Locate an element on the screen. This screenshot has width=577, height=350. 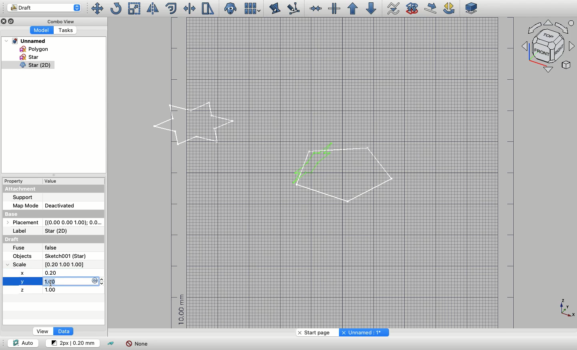
Star (2D) is located at coordinates (57, 231).